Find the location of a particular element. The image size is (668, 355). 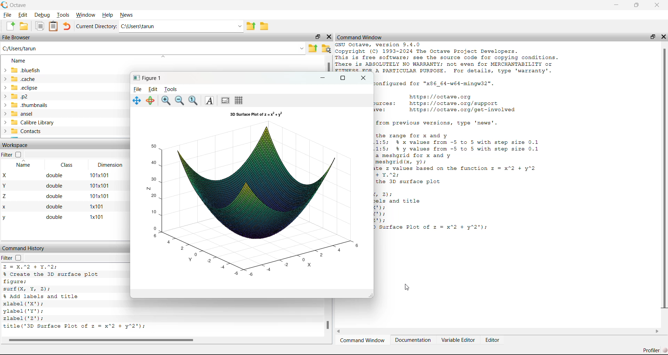

For changes from previous versions, type 'news'. is located at coordinates (437, 123).